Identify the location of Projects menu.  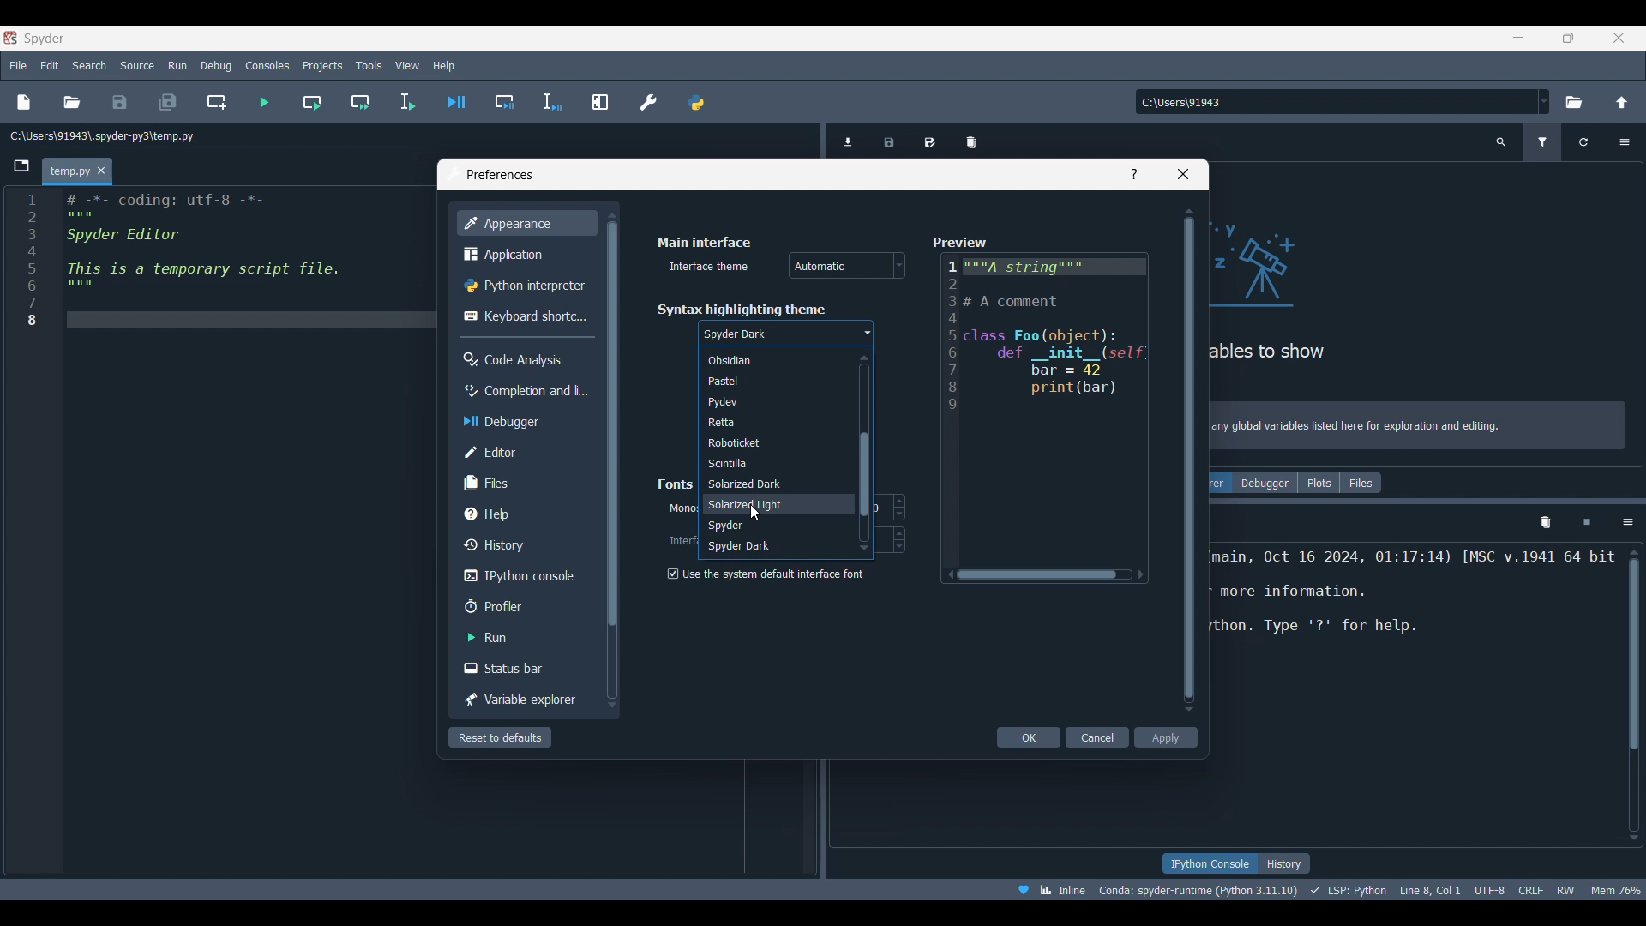
(323, 65).